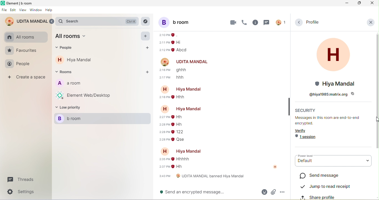  What do you see at coordinates (306, 110) in the screenshot?
I see `security` at bounding box center [306, 110].